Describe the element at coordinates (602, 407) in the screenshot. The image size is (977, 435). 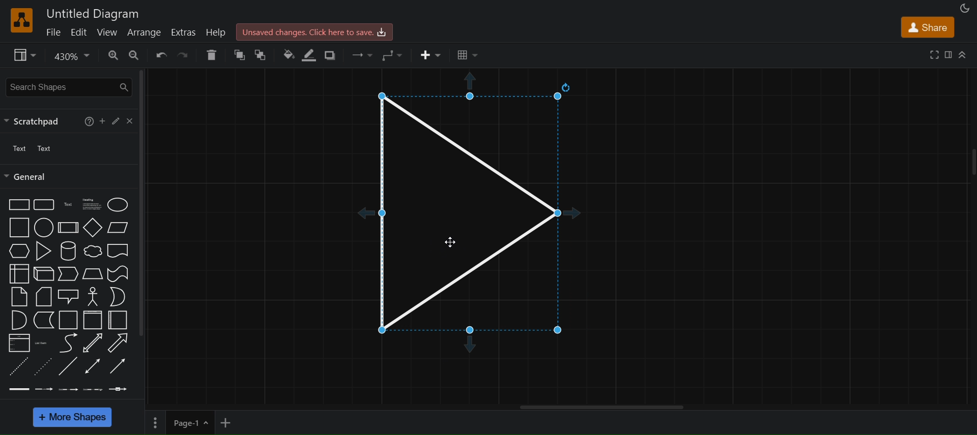
I see `Horizontal scroll bar` at that location.